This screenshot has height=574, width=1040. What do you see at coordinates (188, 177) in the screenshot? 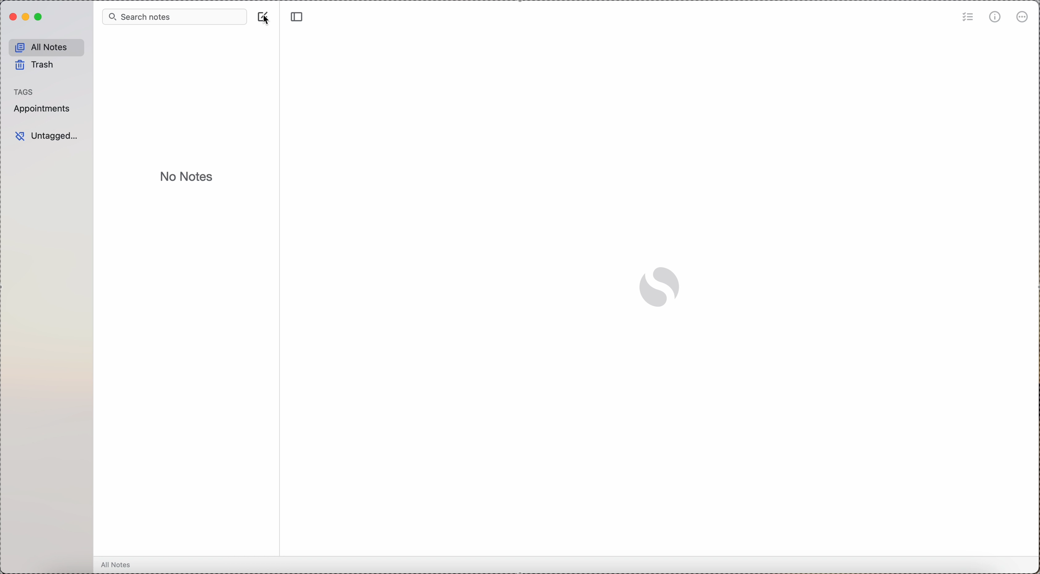
I see `no notes` at bounding box center [188, 177].